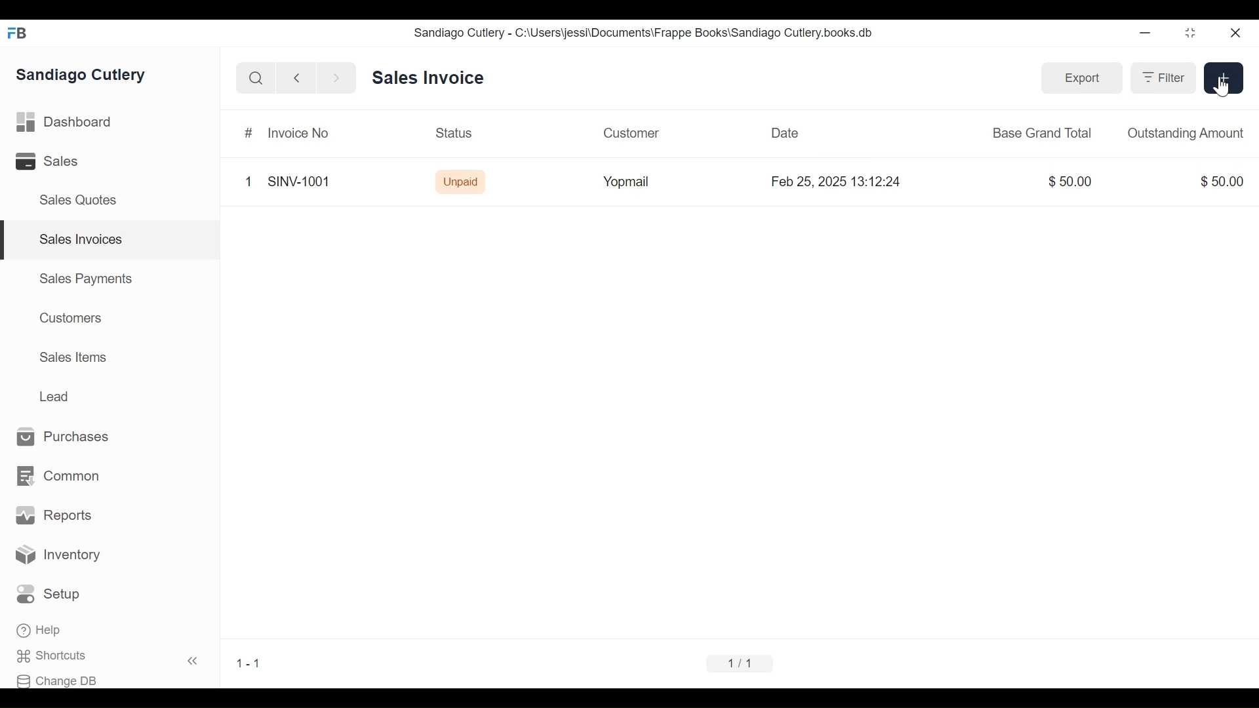 The height and width of the screenshot is (708, 1259). I want to click on Sales, so click(49, 161).